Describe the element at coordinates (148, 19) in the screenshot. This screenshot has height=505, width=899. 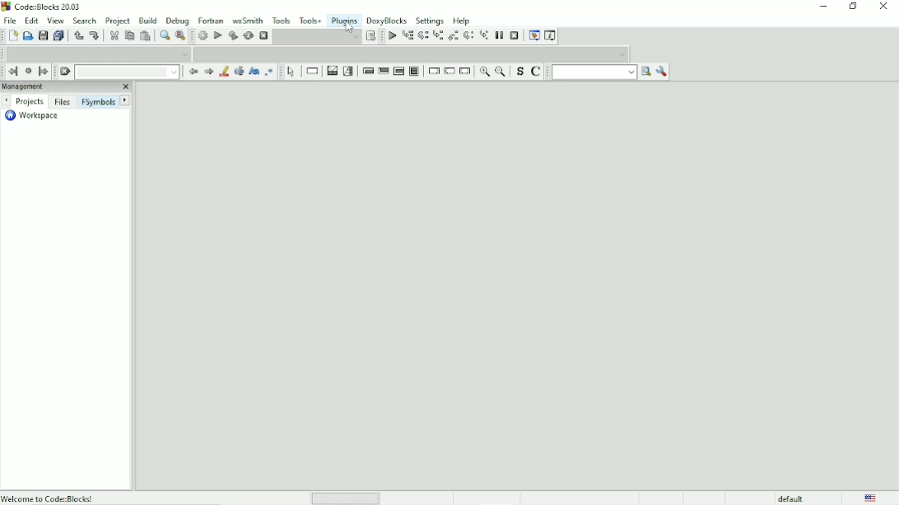
I see `Build` at that location.